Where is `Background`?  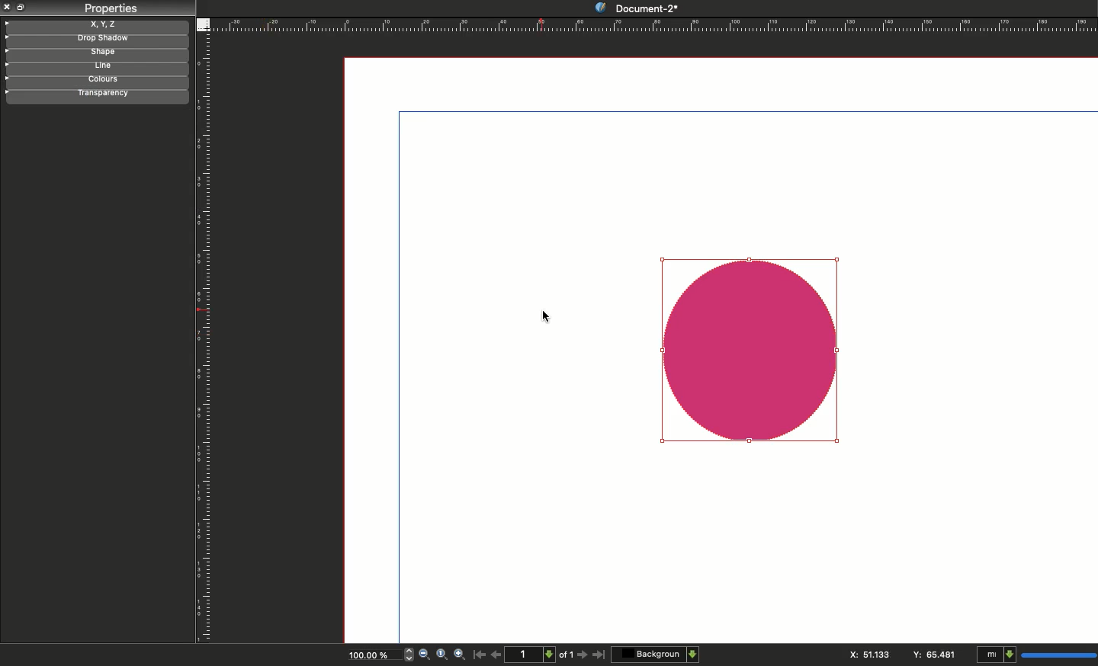
Background is located at coordinates (657, 654).